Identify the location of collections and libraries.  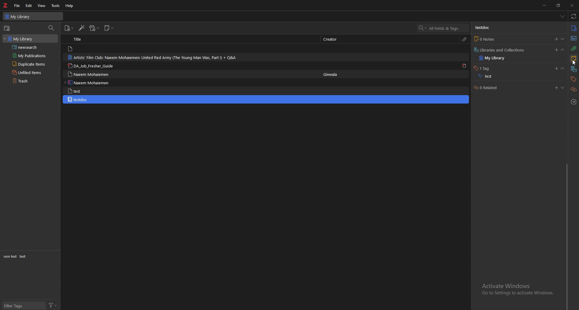
(574, 69).